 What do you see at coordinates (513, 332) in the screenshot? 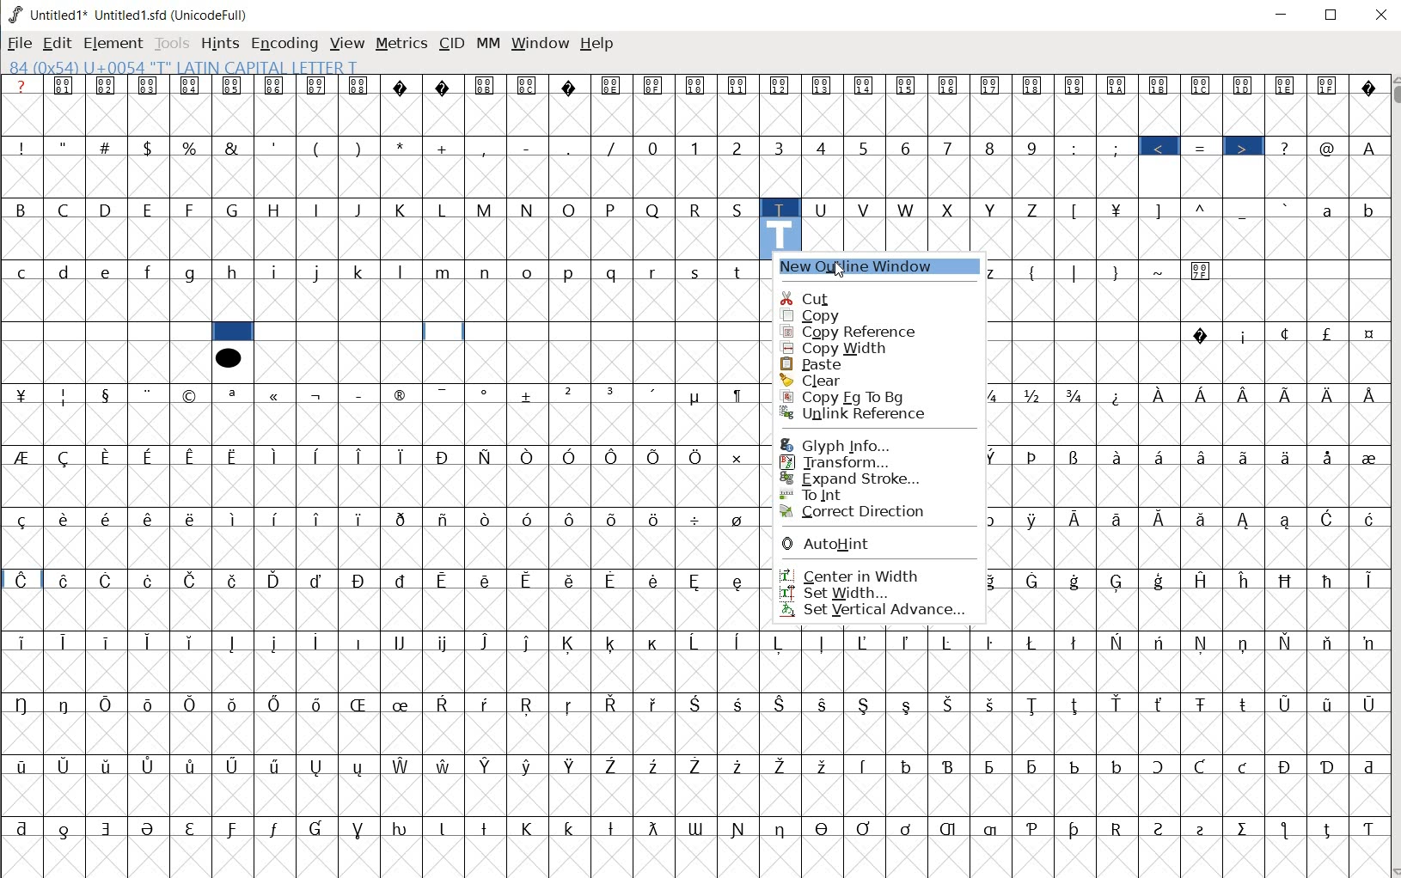
I see `empty spaces` at bounding box center [513, 332].